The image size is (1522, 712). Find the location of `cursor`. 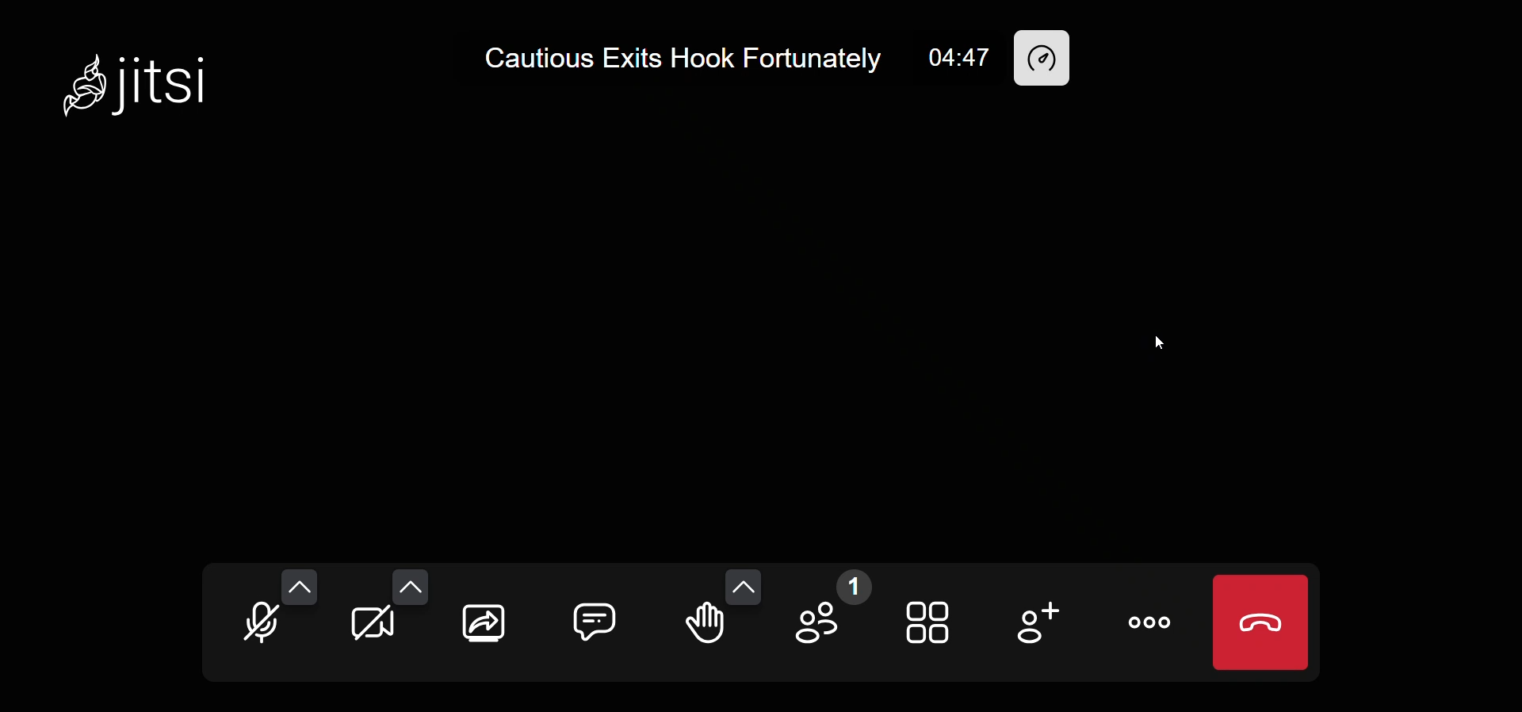

cursor is located at coordinates (1151, 339).